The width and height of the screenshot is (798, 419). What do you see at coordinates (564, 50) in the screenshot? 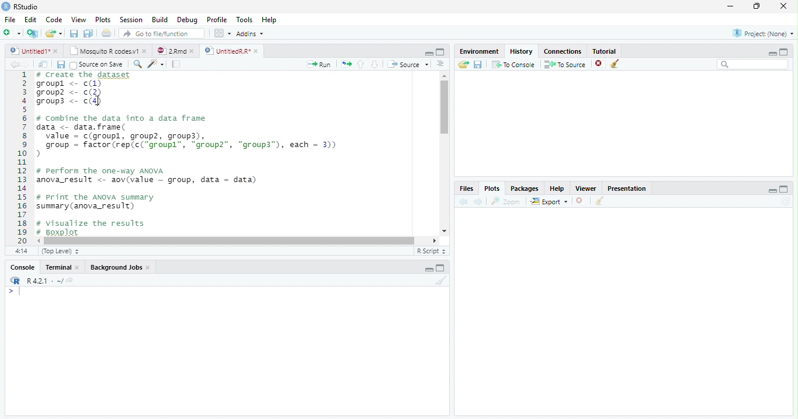
I see `Connections` at bounding box center [564, 50].